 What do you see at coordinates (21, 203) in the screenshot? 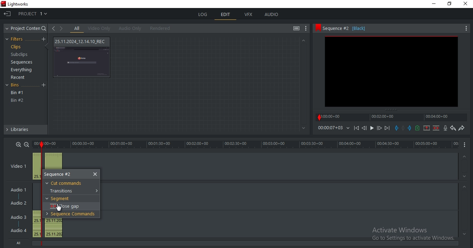
I see `Audio 2` at bounding box center [21, 203].